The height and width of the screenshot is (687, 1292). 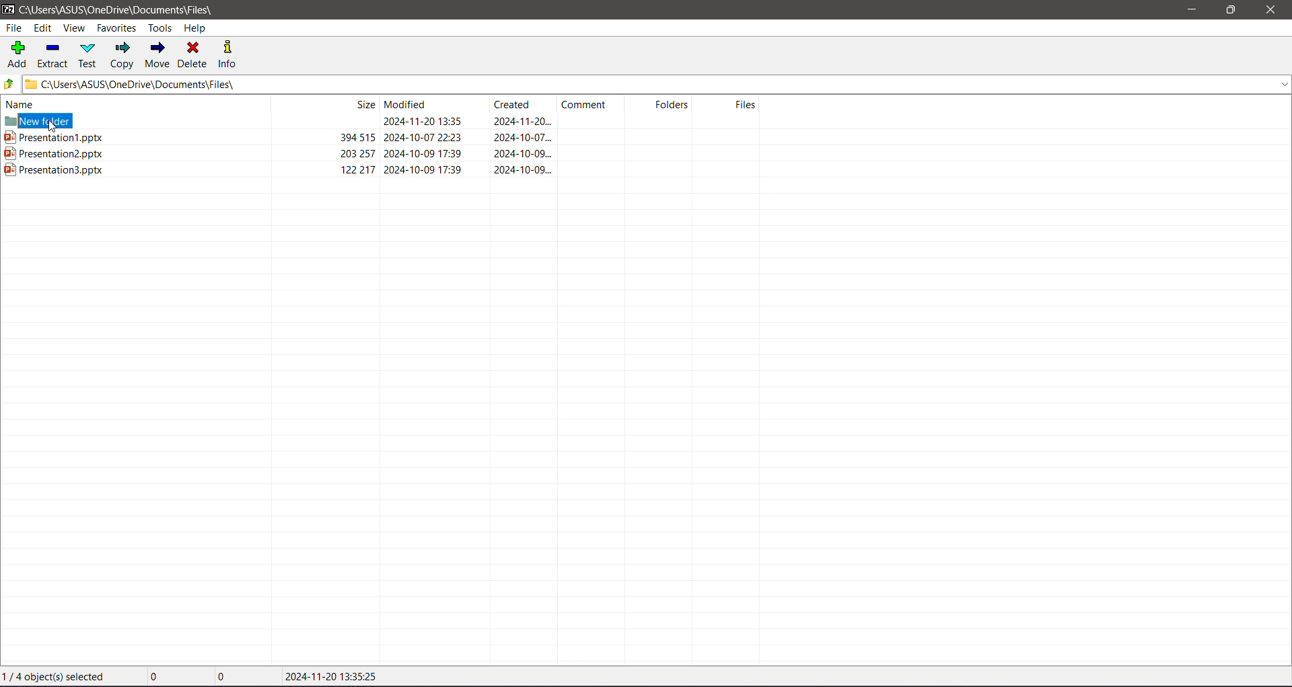 I want to click on Current Folder Path, so click(x=660, y=85).